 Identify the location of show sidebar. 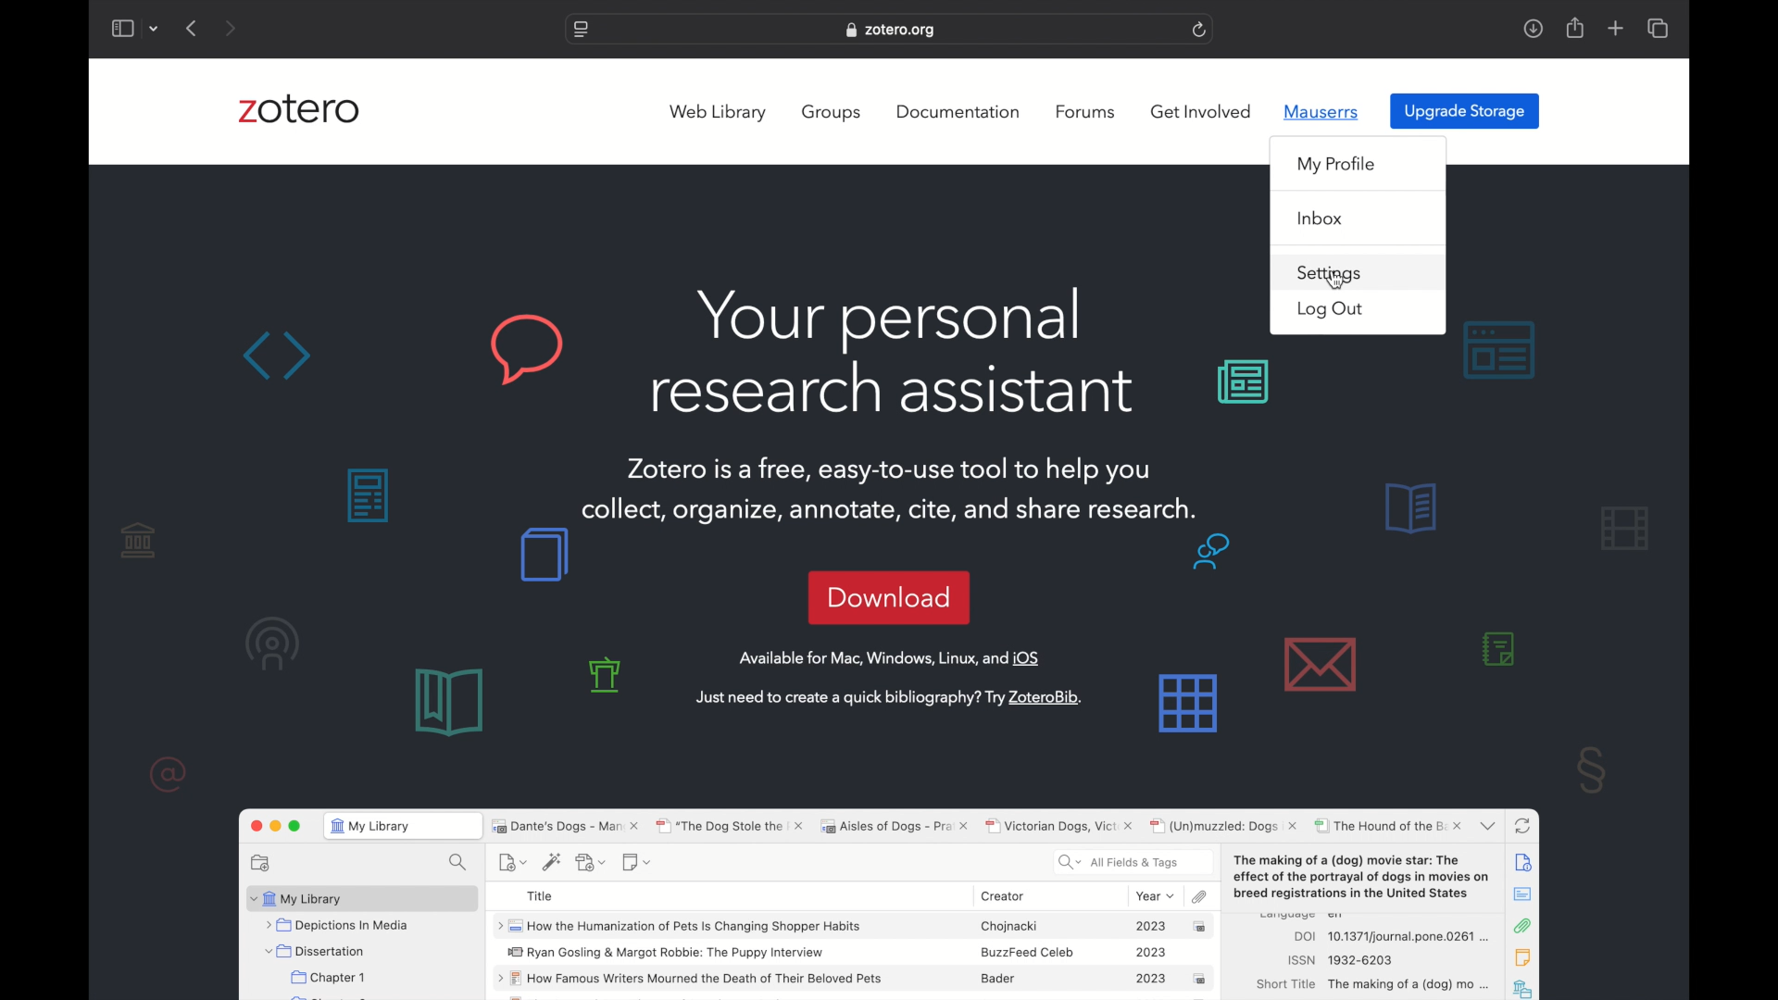
(121, 30).